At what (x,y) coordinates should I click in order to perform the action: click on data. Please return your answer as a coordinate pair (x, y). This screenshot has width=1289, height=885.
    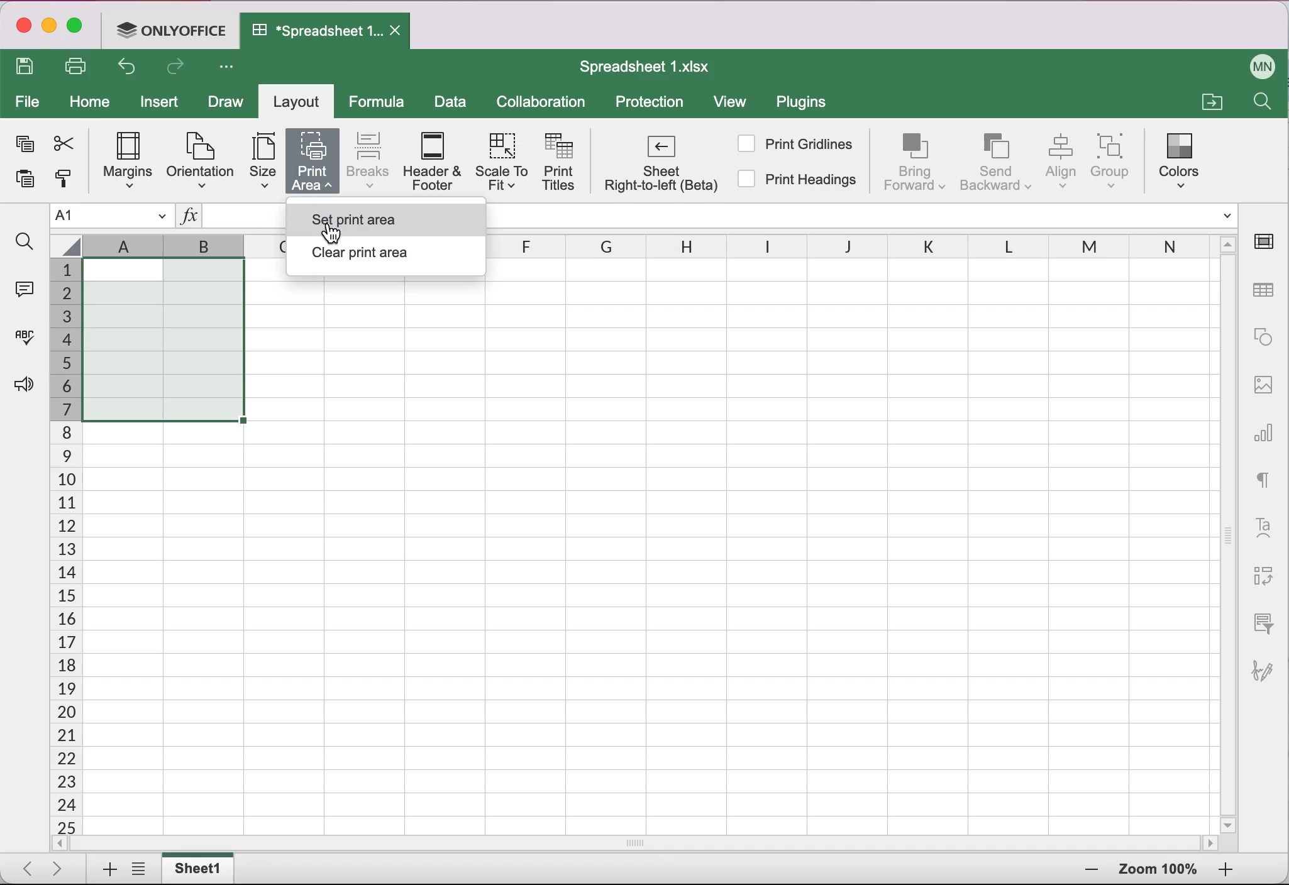
    Looking at the image, I should click on (451, 104).